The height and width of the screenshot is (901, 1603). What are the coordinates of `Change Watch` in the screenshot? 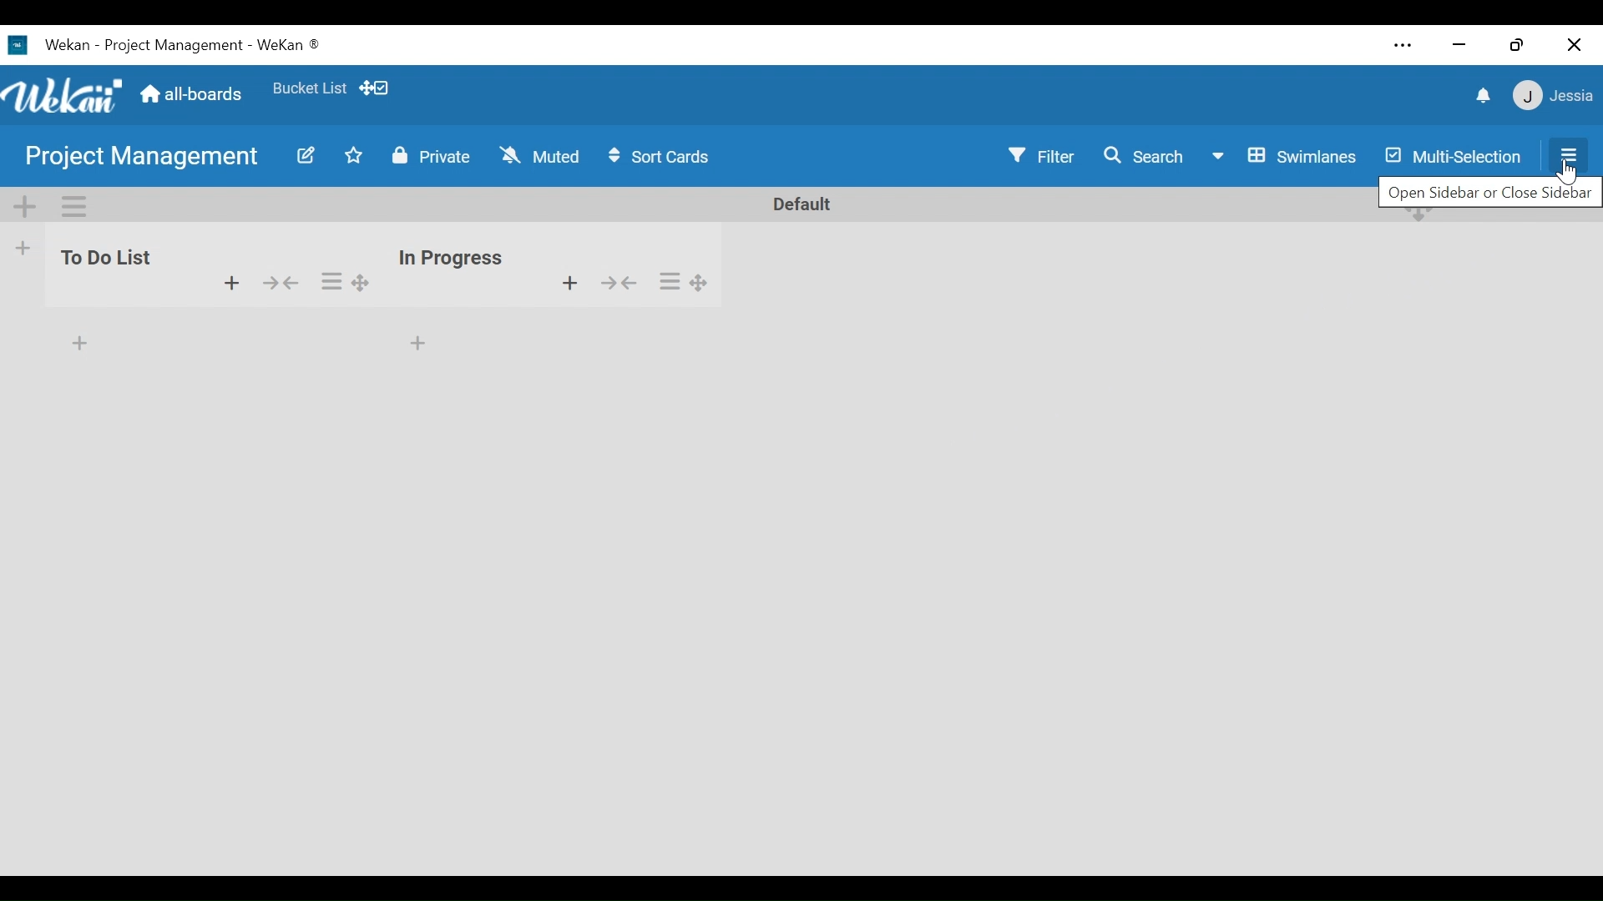 It's located at (543, 155).